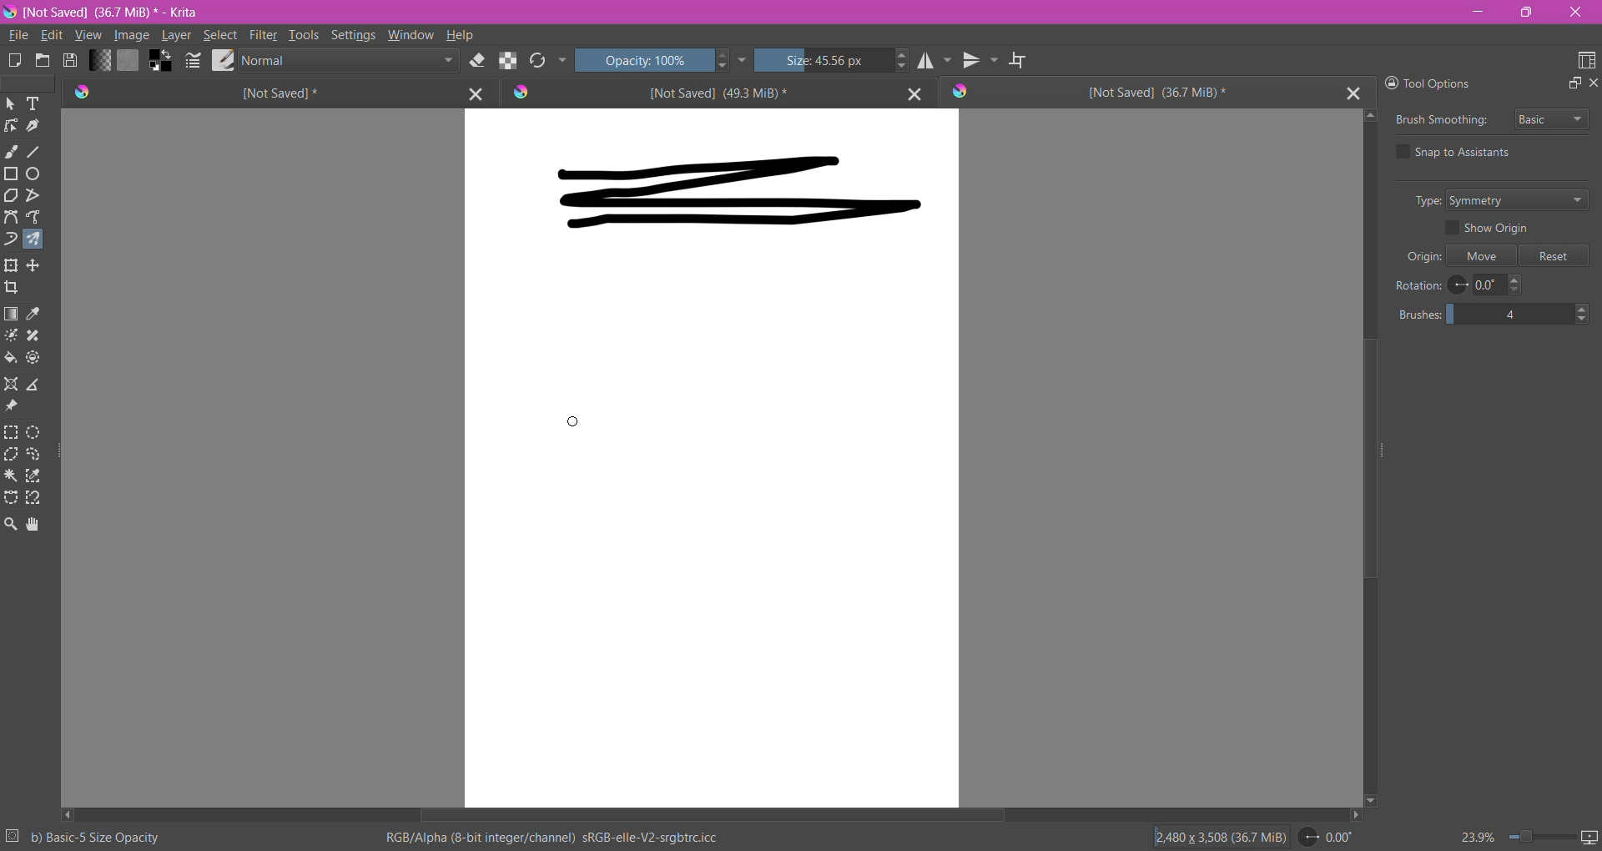 This screenshot has width=1602, height=851. I want to click on Restore Down, so click(1529, 13).